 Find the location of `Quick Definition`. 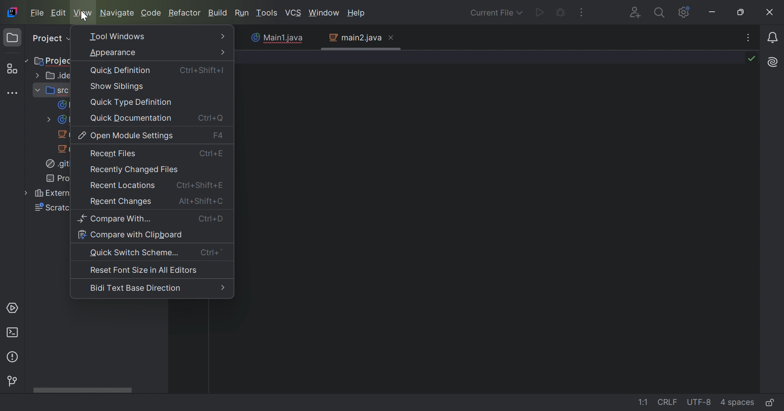

Quick Definition is located at coordinates (120, 70).